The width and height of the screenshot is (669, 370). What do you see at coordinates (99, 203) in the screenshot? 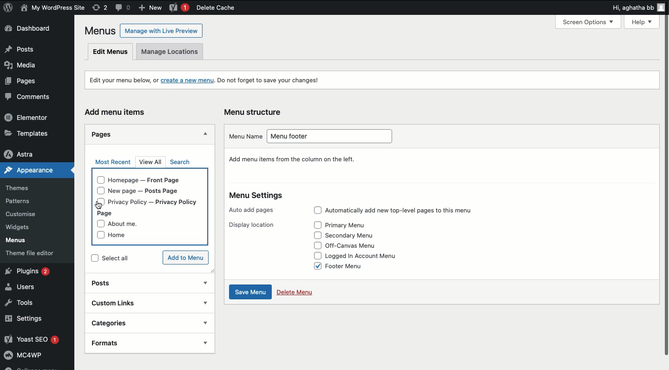
I see `checkbox` at bounding box center [99, 203].